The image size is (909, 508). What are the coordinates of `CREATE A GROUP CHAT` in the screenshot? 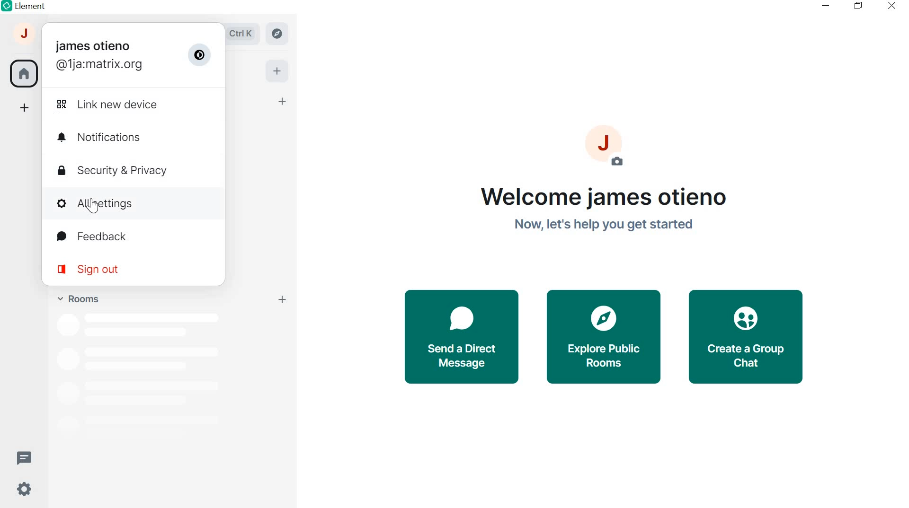 It's located at (750, 338).